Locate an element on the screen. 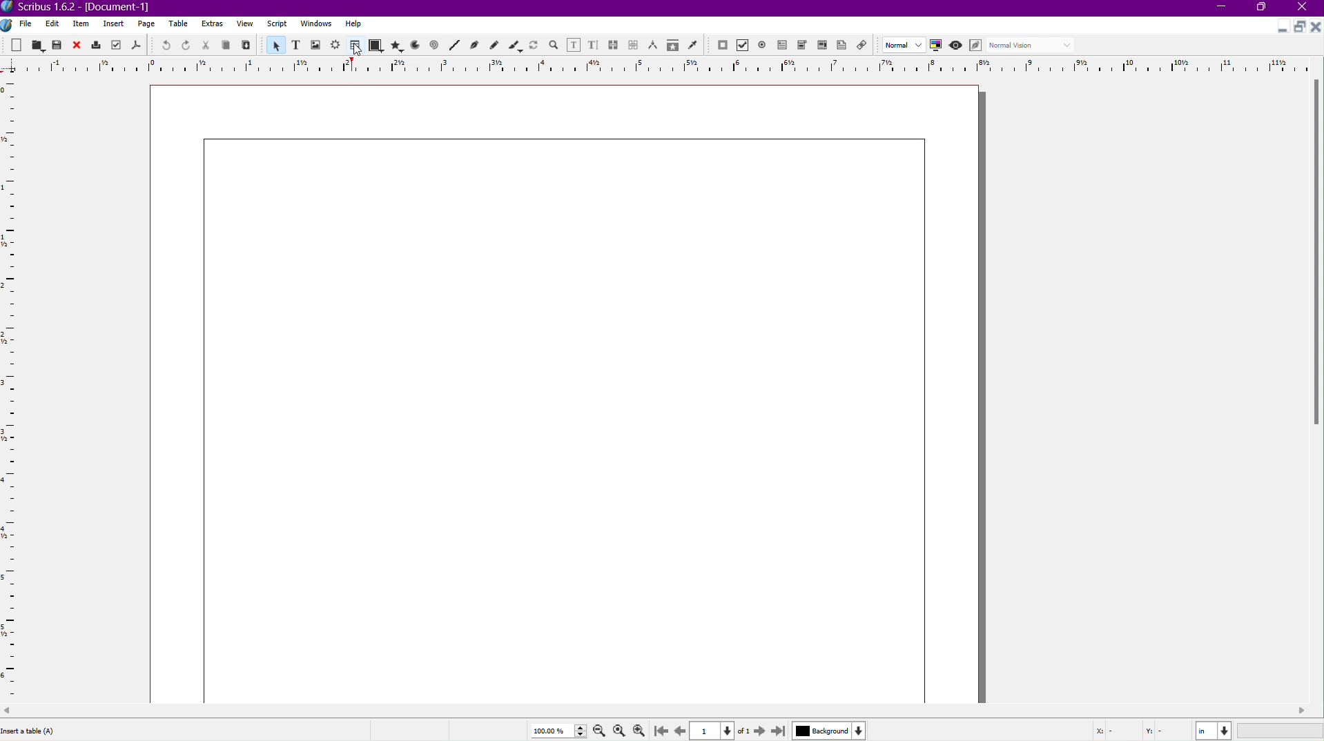  Text Frame is located at coordinates (295, 45).